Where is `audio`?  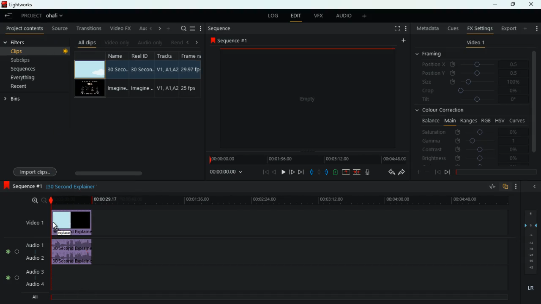
audio is located at coordinates (343, 16).